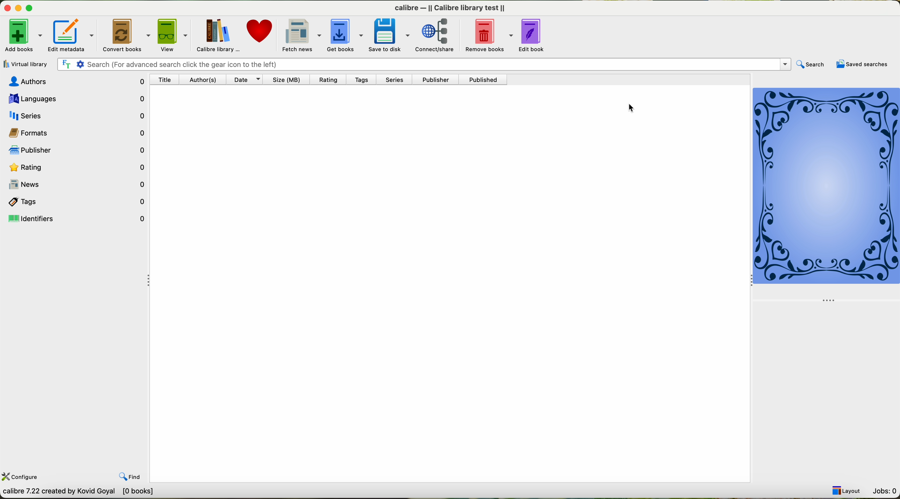 The width and height of the screenshot is (900, 499). What do you see at coordinates (339, 35) in the screenshot?
I see `get books` at bounding box center [339, 35].